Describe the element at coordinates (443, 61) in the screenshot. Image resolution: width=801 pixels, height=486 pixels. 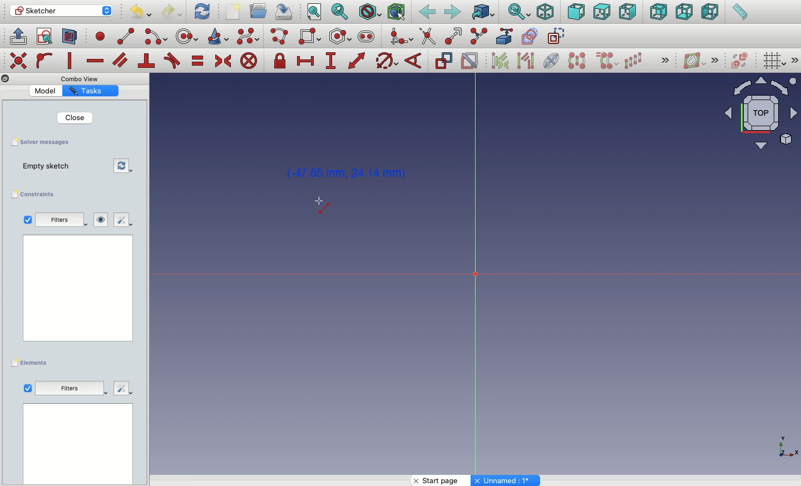
I see `Toggle driving constraint` at that location.